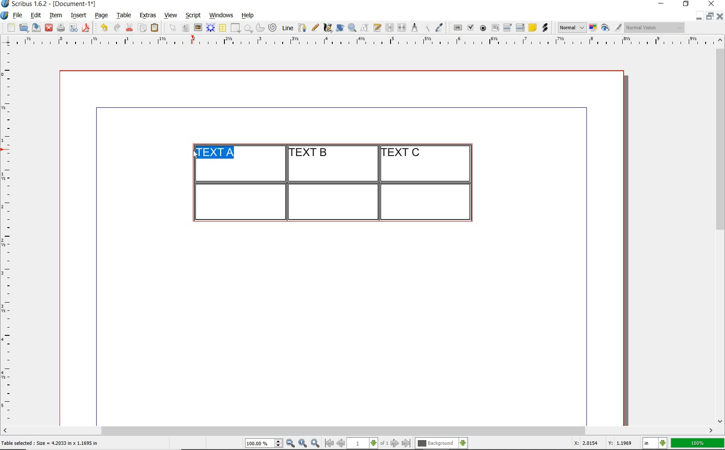  Describe the element at coordinates (273, 28) in the screenshot. I see `spiral` at that location.